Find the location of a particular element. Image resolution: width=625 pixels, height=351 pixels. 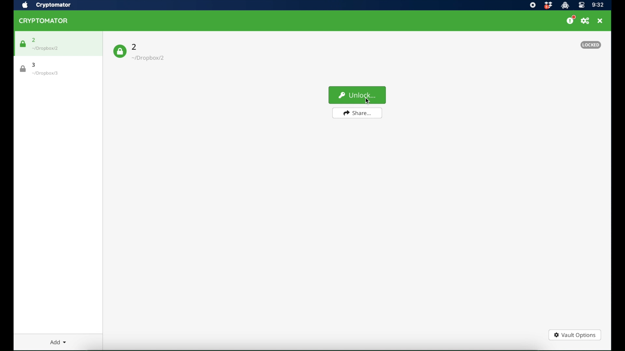

cryptomator icon is located at coordinates (44, 21).